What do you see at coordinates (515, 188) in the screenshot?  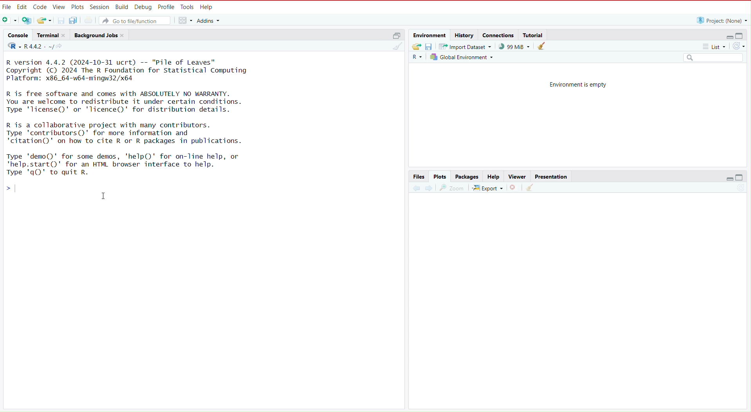 I see `remove the current plot` at bounding box center [515, 188].